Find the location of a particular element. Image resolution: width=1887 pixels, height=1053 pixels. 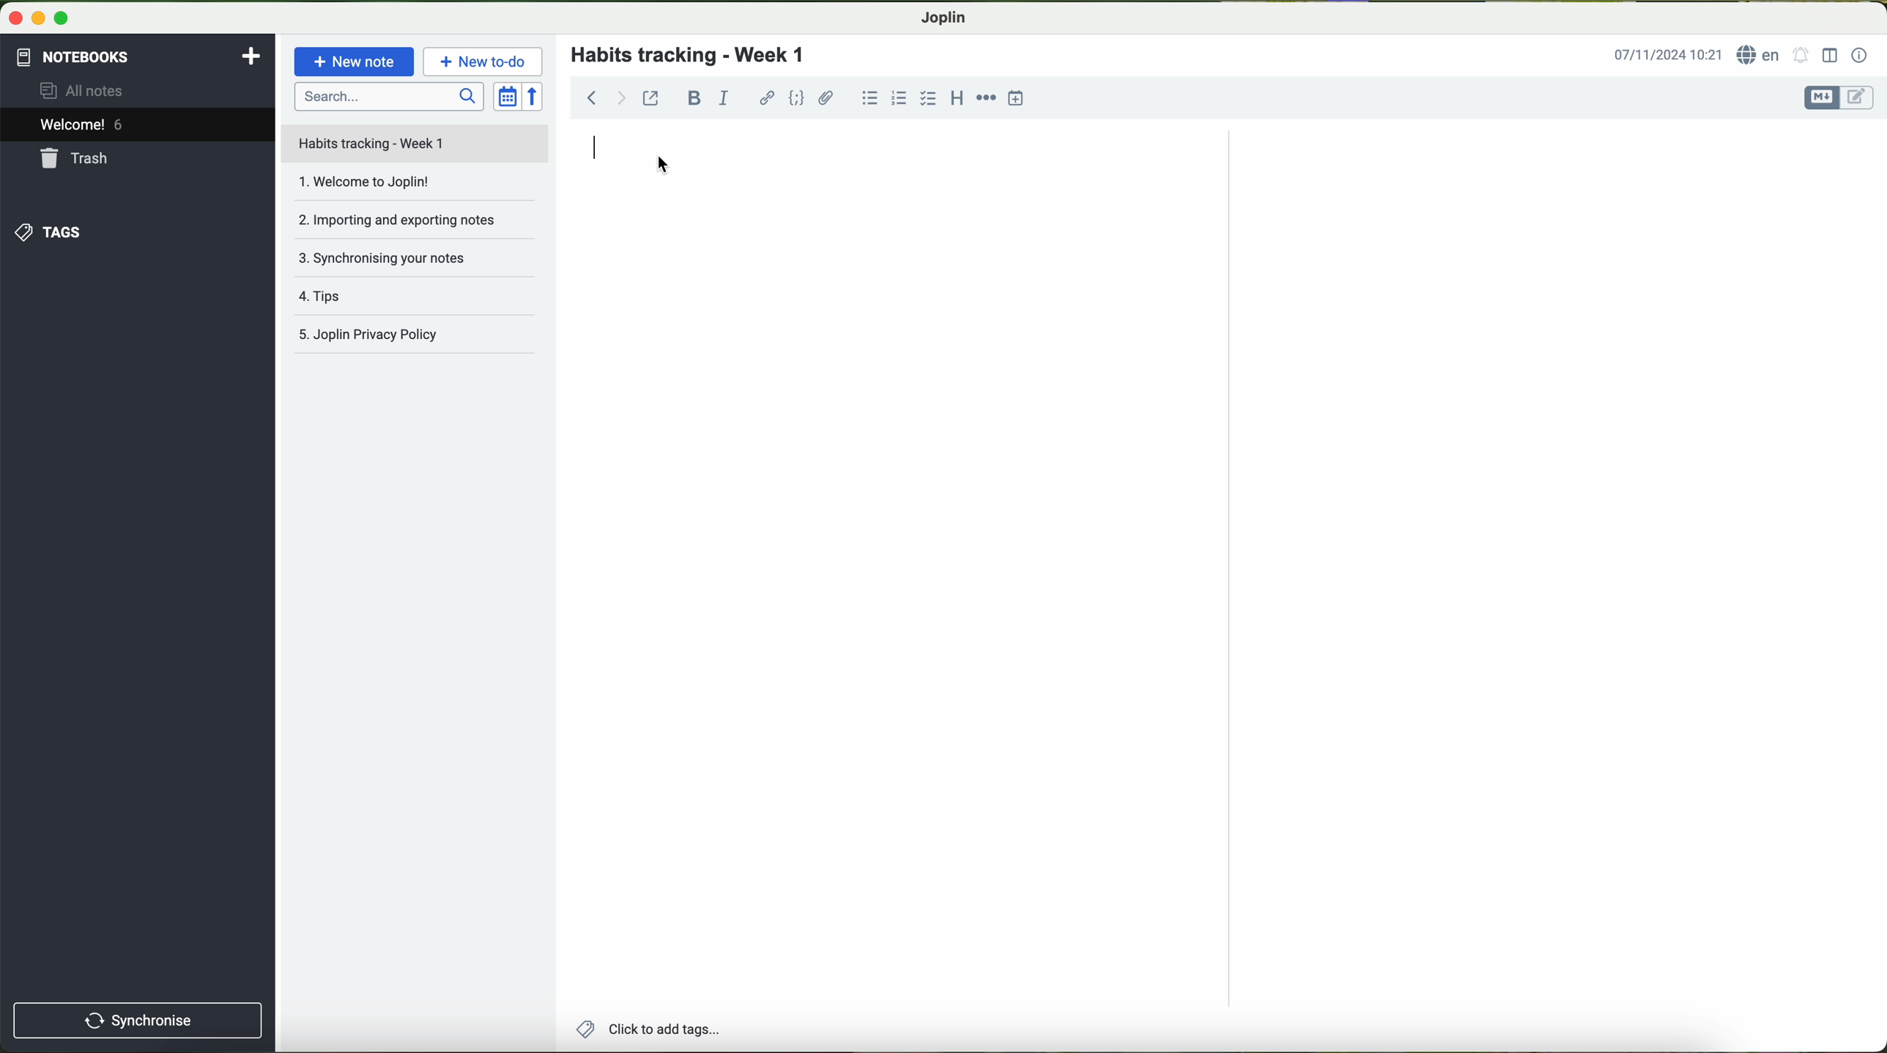

code is located at coordinates (798, 98).